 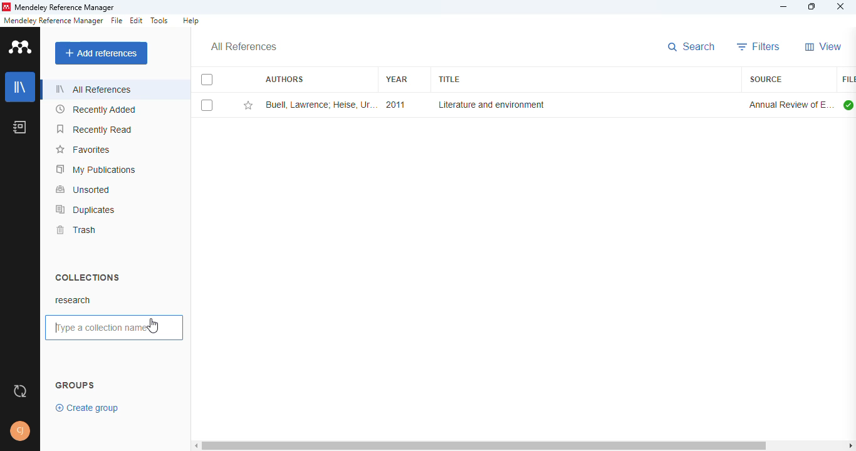 I want to click on unsorted, so click(x=84, y=190).